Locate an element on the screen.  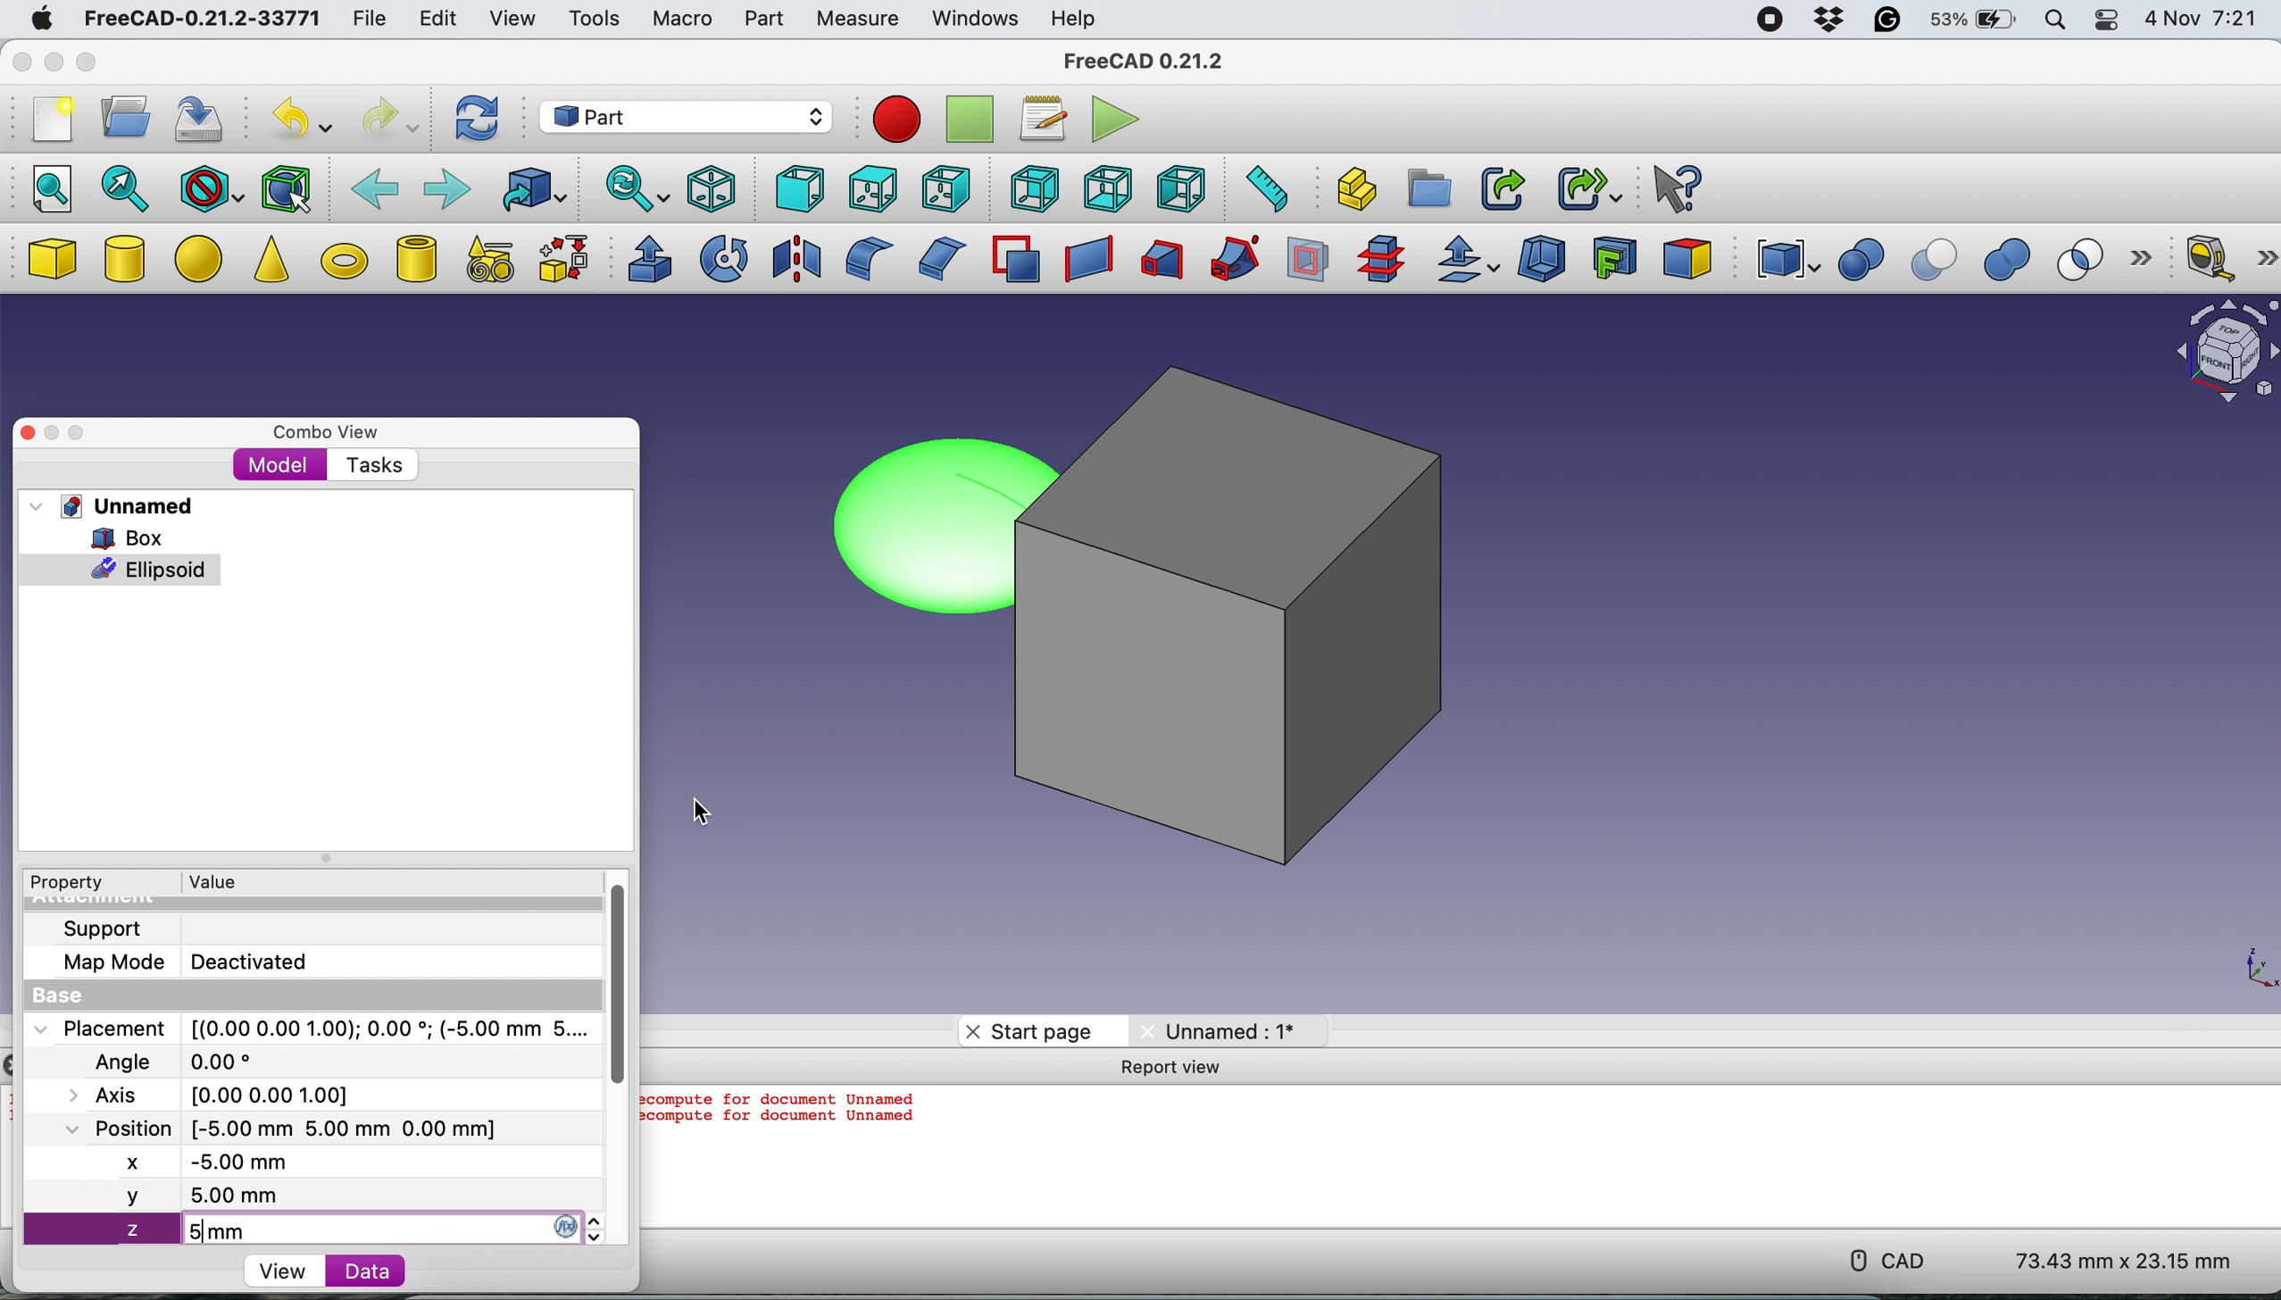
rear is located at coordinates (1031, 188).